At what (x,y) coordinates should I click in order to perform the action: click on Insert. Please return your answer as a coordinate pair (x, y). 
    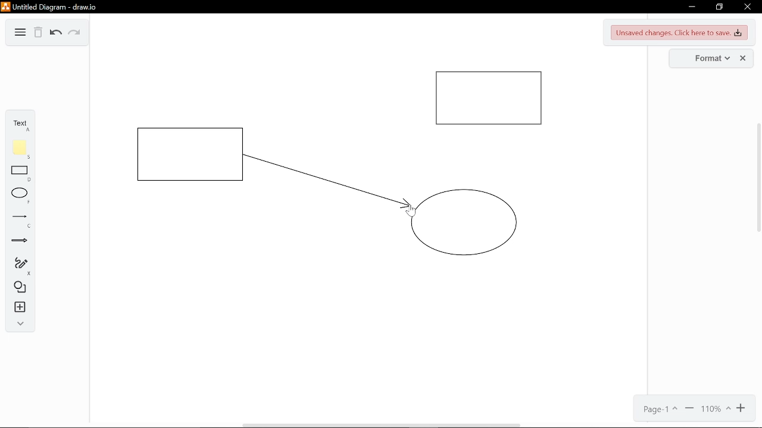
    Looking at the image, I should click on (18, 308).